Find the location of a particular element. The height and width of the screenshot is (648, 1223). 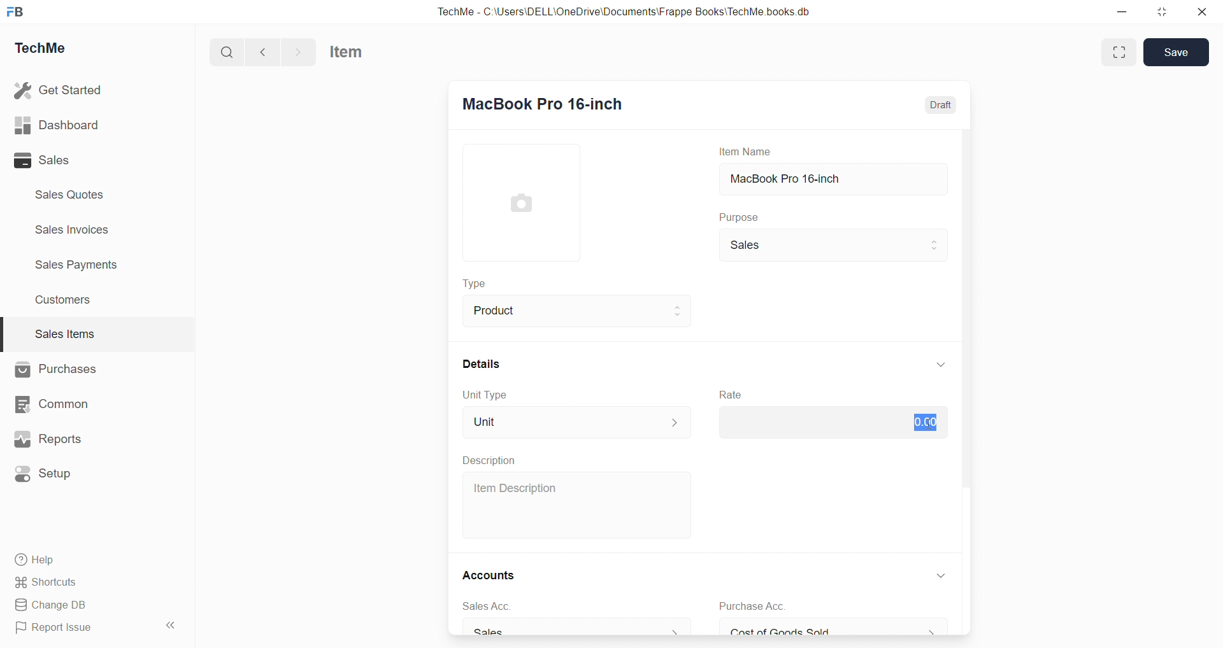

Save is located at coordinates (1179, 52).